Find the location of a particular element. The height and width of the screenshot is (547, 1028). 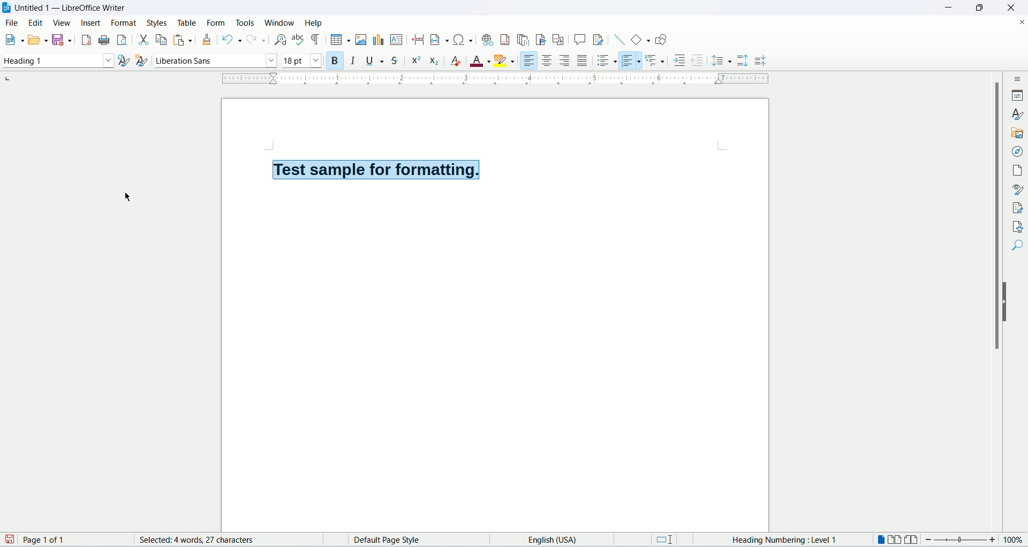

table is located at coordinates (185, 22).